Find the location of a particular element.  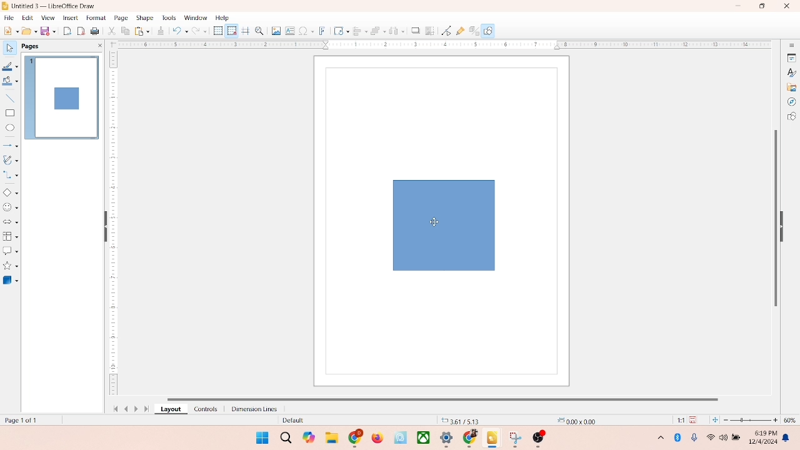

windows is located at coordinates (261, 437).